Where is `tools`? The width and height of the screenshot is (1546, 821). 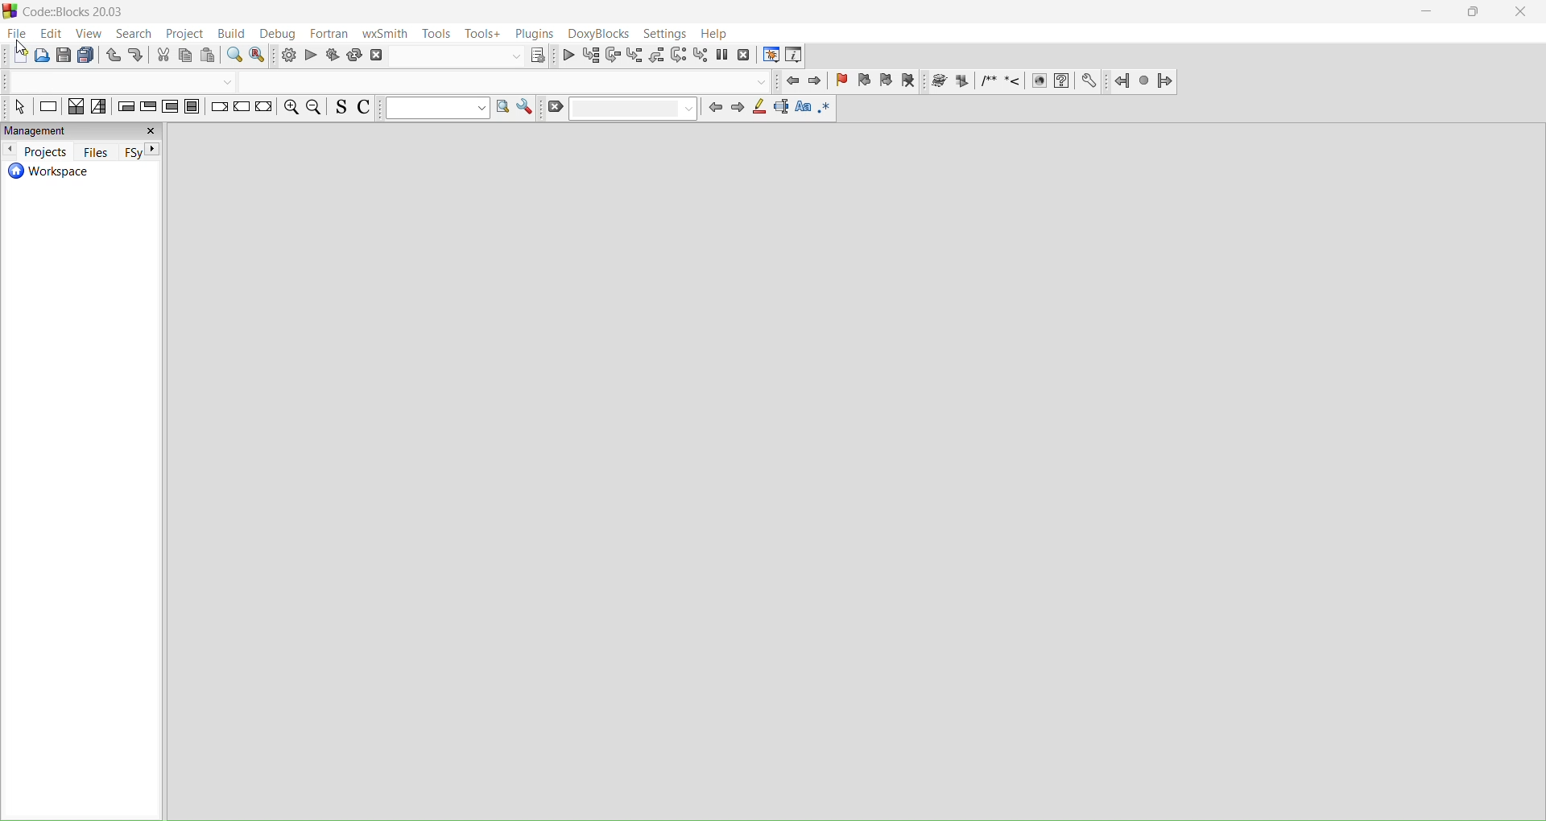 tools is located at coordinates (436, 34).